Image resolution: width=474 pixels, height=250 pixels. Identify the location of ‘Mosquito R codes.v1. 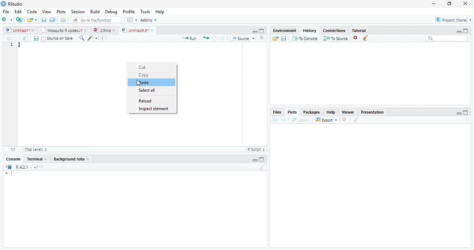
(62, 30).